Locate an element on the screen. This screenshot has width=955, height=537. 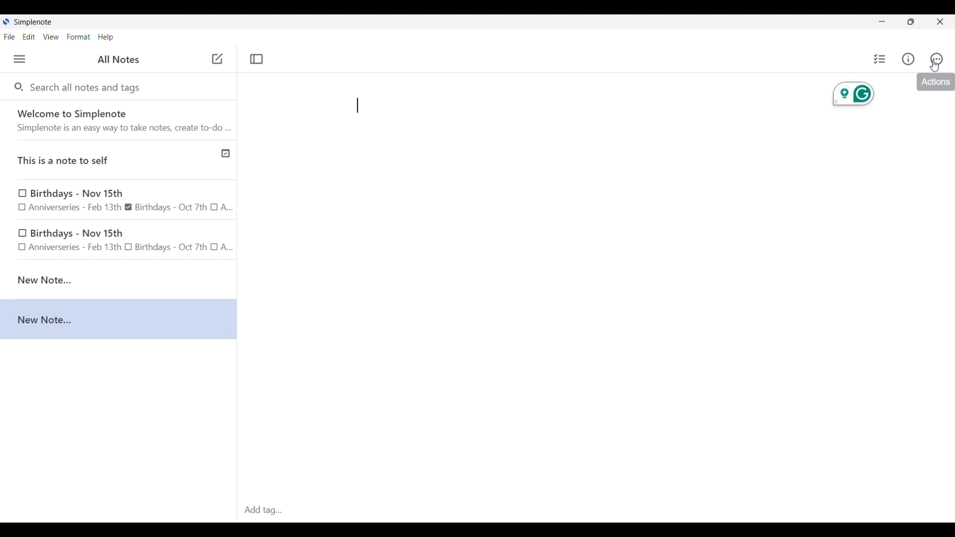
Insert checklist is located at coordinates (880, 59).